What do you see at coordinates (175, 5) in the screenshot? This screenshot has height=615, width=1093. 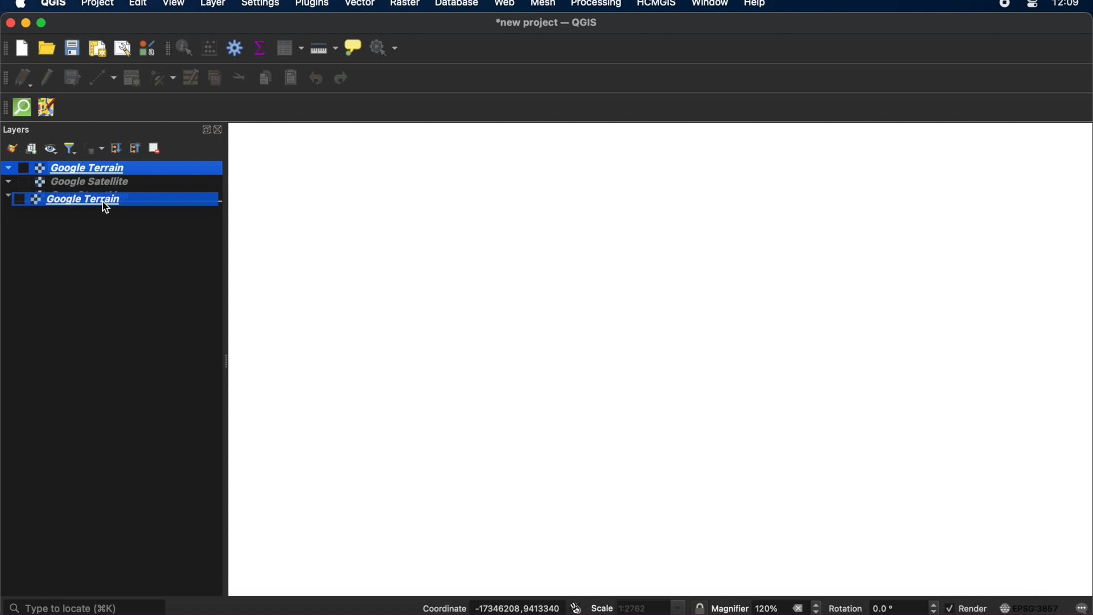 I see `view` at bounding box center [175, 5].